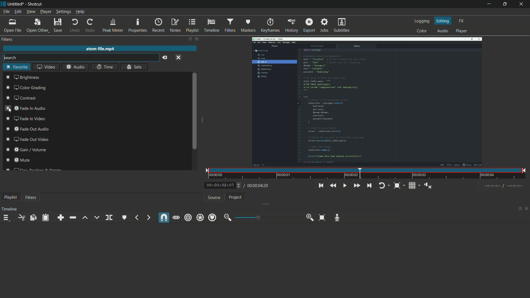  What do you see at coordinates (16, 4) in the screenshot?
I see `project name` at bounding box center [16, 4].